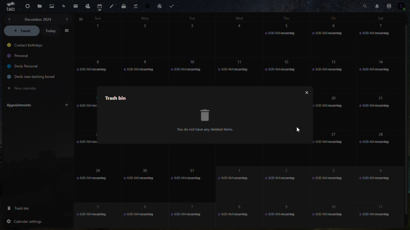 The width and height of the screenshot is (410, 230). I want to click on 8, so click(92, 68).